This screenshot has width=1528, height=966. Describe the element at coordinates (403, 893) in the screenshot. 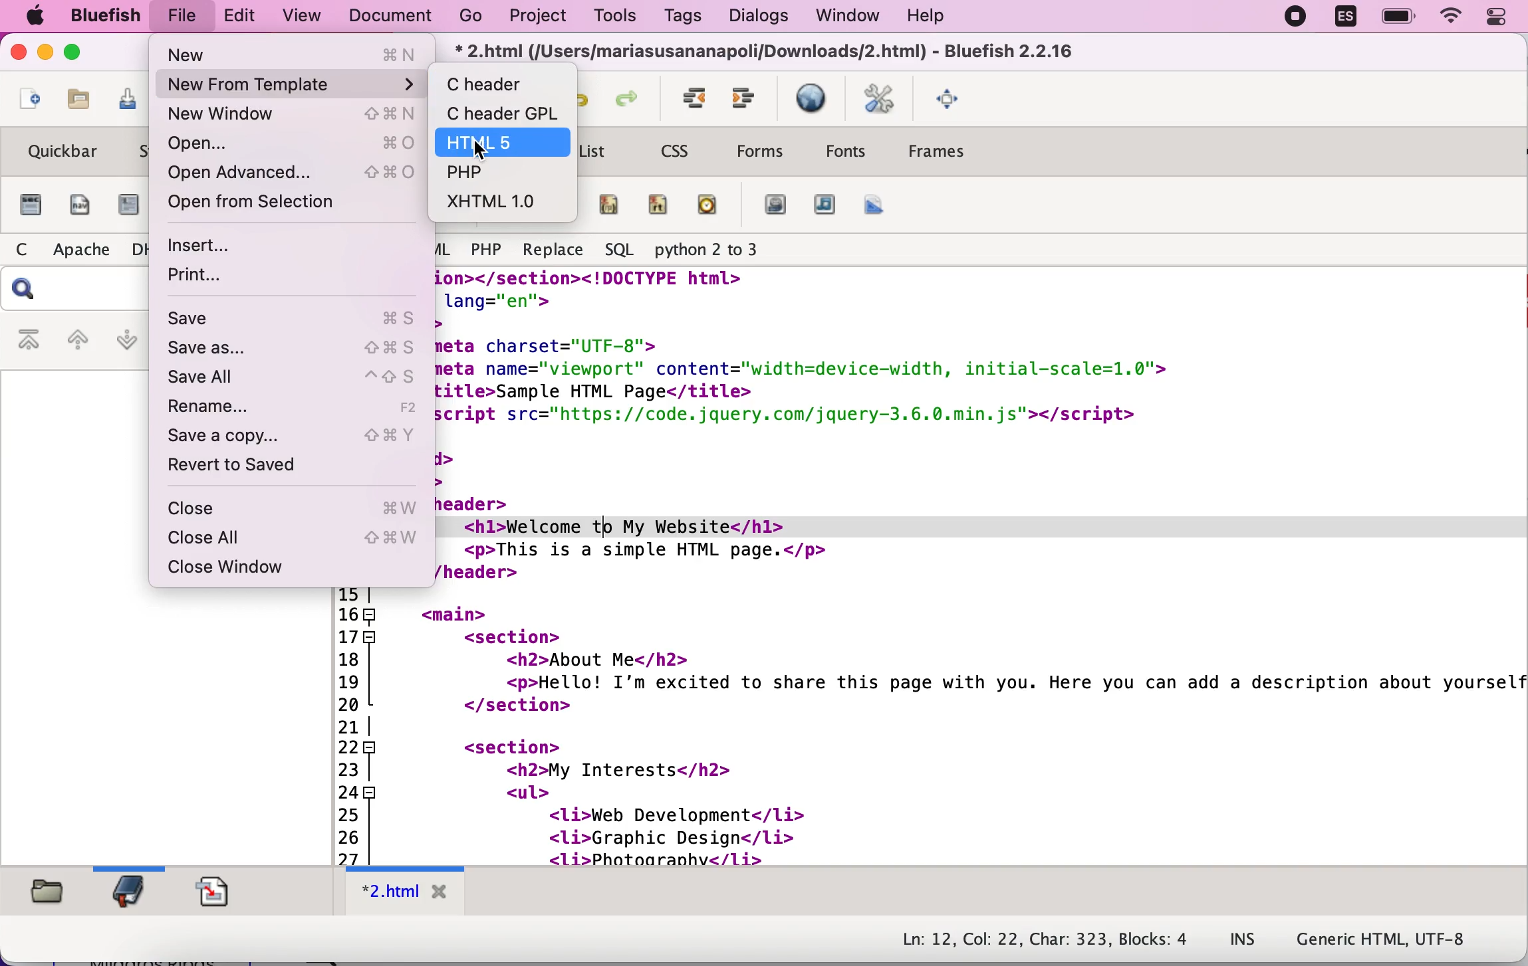

I see `tab` at that location.